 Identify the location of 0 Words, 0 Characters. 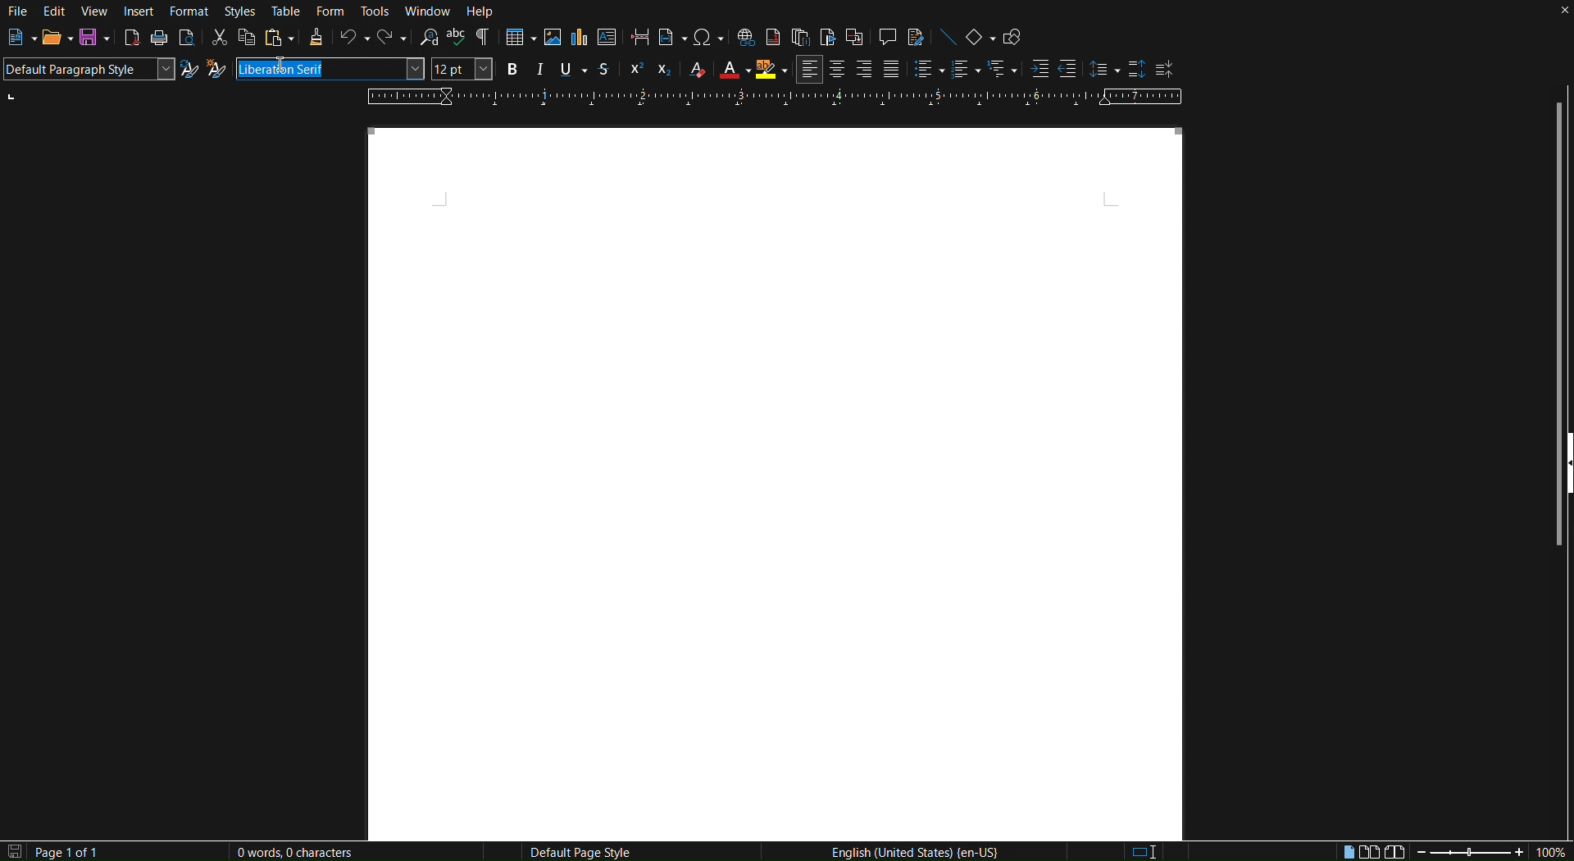
(293, 850).